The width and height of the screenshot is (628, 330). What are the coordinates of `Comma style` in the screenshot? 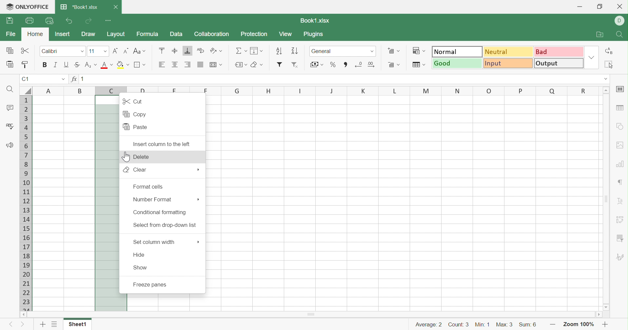 It's located at (347, 64).